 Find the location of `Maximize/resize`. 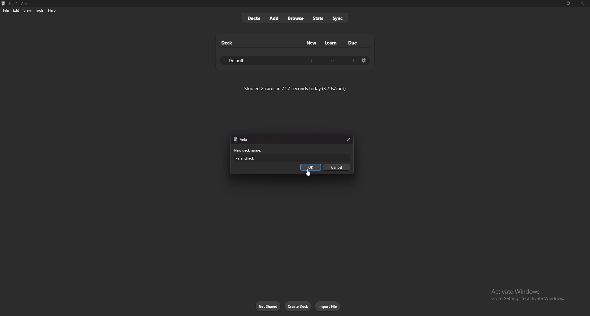

Maximize/resize is located at coordinates (568, 3).